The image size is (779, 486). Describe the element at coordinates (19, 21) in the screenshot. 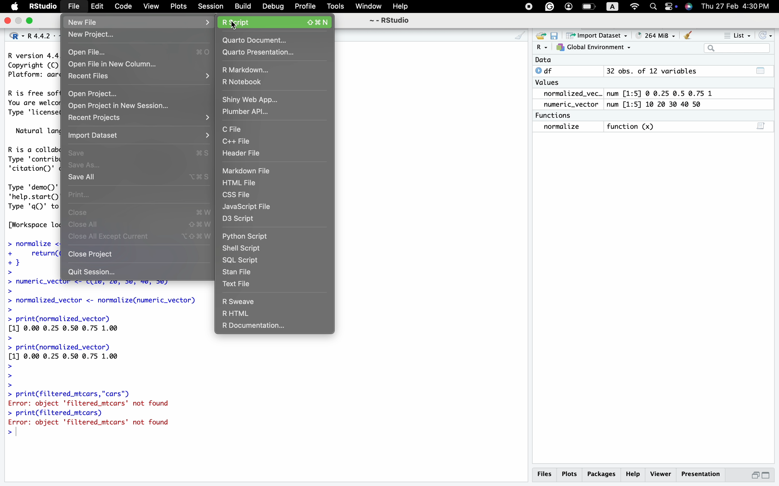

I see `minimize` at that location.